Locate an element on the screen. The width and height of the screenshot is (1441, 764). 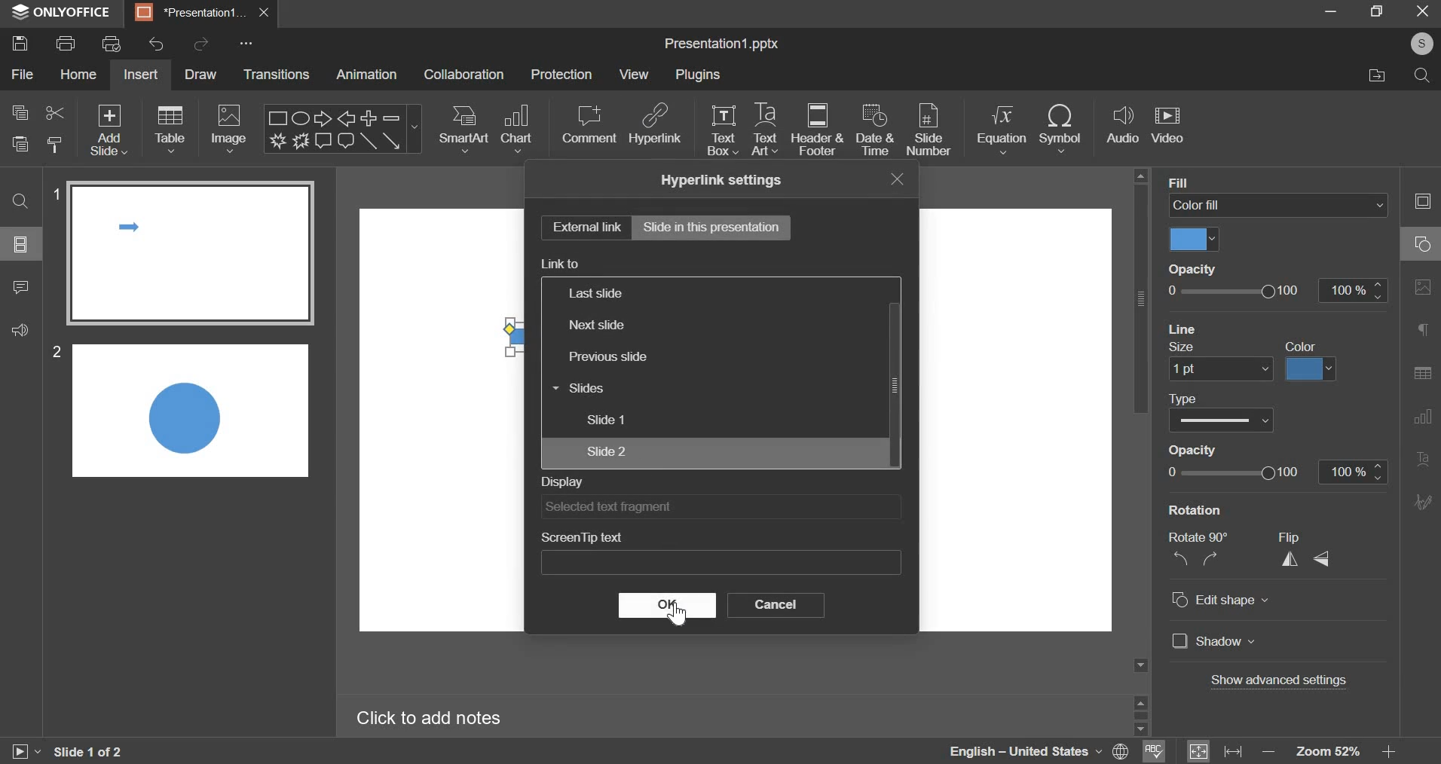
Line is located at coordinates (368, 141).